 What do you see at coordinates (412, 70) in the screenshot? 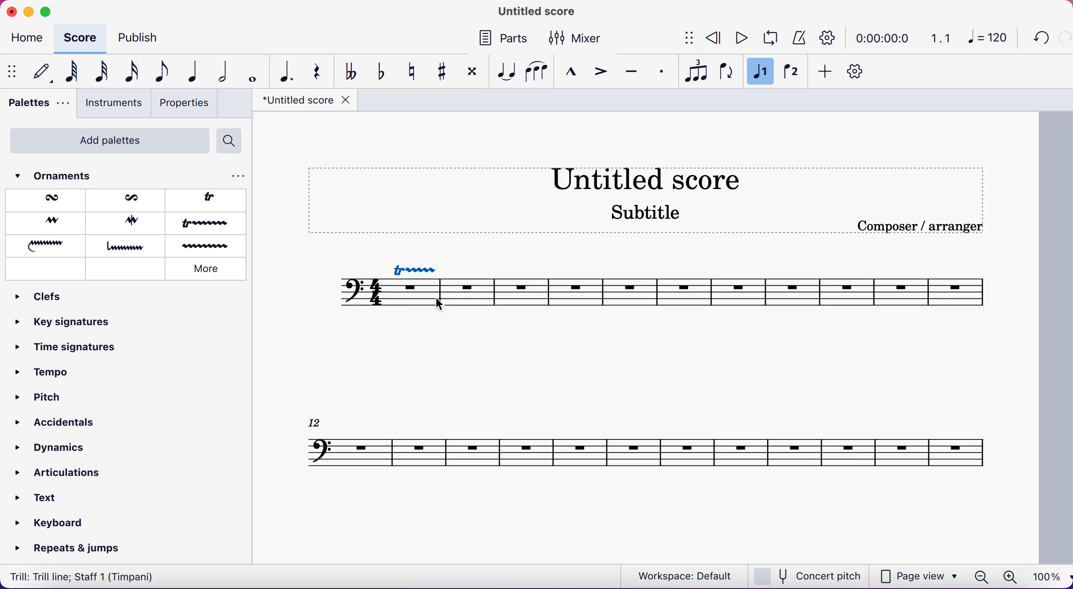
I see `toggle natural` at bounding box center [412, 70].